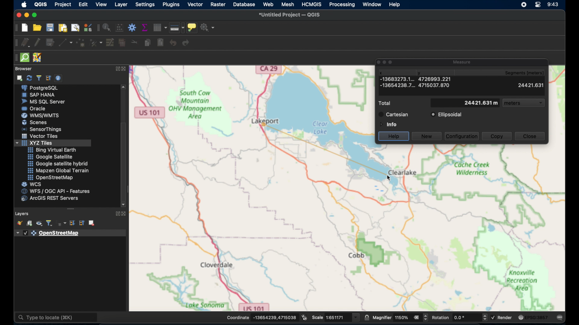 This screenshot has width=579, height=325. I want to click on help, so click(394, 136).